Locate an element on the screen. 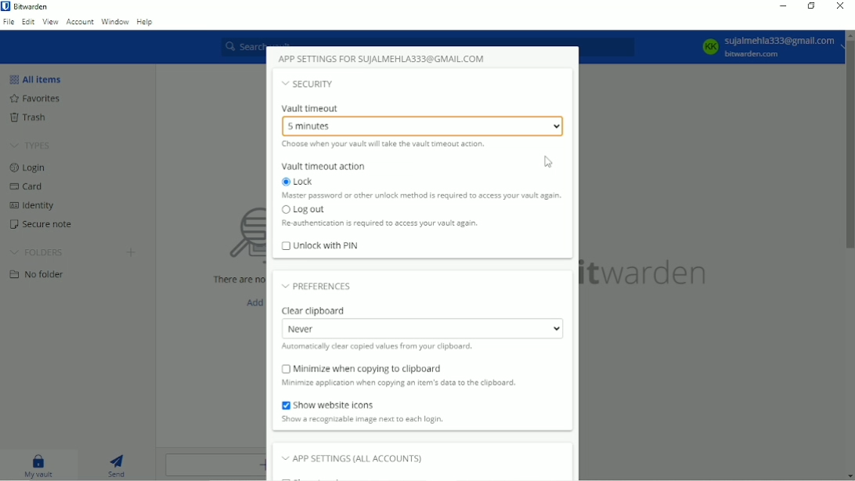  Card is located at coordinates (29, 187).